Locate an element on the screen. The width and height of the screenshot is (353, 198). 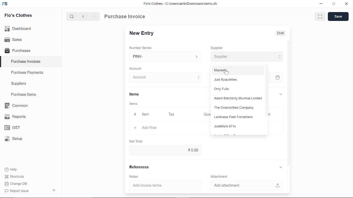
full view is located at coordinates (320, 16).